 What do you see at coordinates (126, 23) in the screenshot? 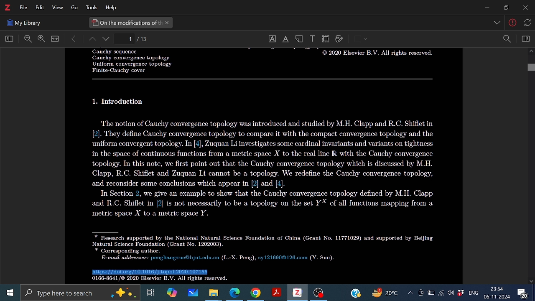
I see `Current tab` at bounding box center [126, 23].